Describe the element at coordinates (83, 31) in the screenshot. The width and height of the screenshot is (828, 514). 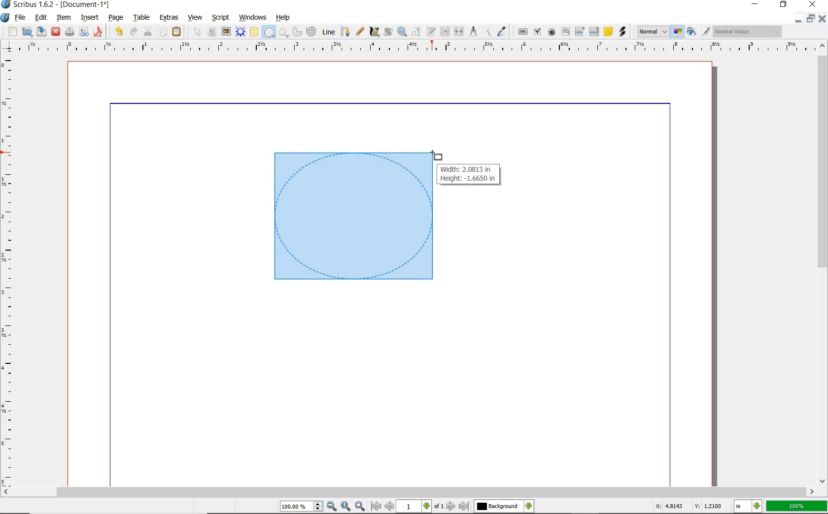
I see `PREFLIGHT VERIFIER` at that location.